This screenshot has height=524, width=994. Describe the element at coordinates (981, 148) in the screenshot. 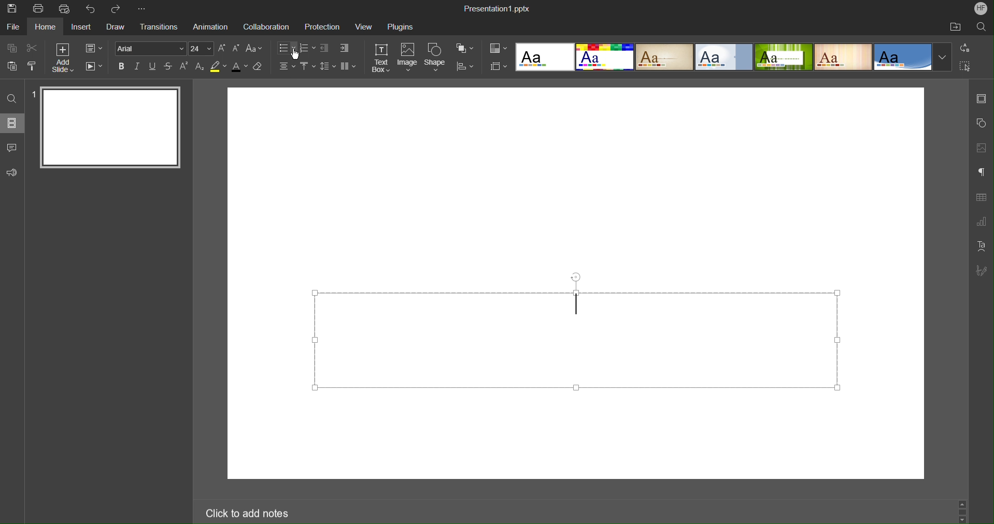

I see `Image Settings` at that location.